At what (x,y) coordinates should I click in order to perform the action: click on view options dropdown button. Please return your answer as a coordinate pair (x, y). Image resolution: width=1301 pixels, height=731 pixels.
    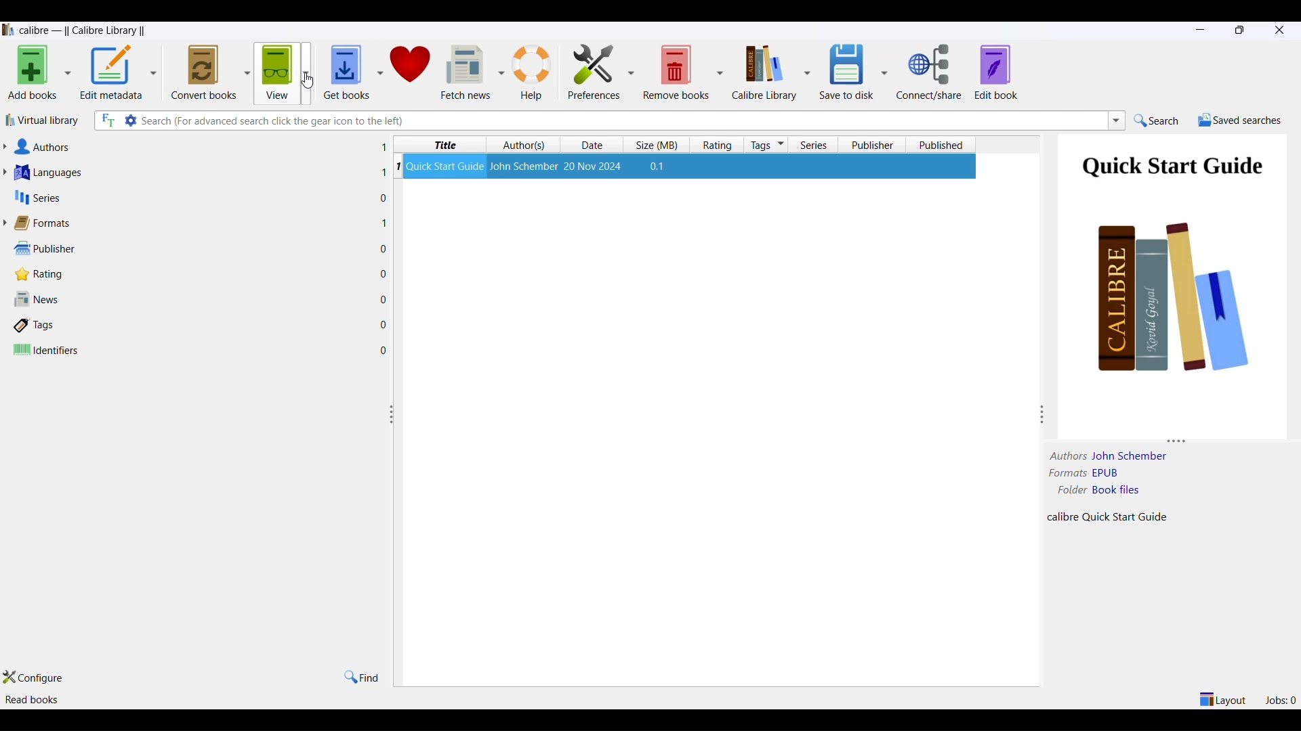
    Looking at the image, I should click on (310, 72).